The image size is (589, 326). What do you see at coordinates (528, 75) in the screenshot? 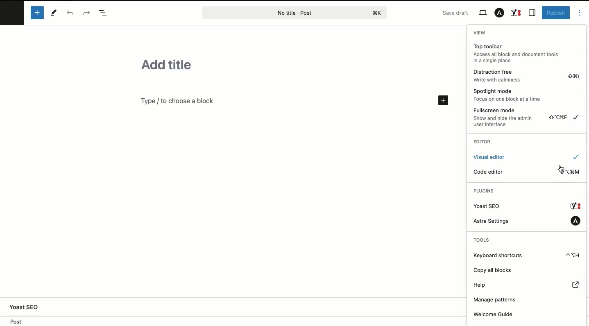
I see `Distraction free` at bounding box center [528, 75].